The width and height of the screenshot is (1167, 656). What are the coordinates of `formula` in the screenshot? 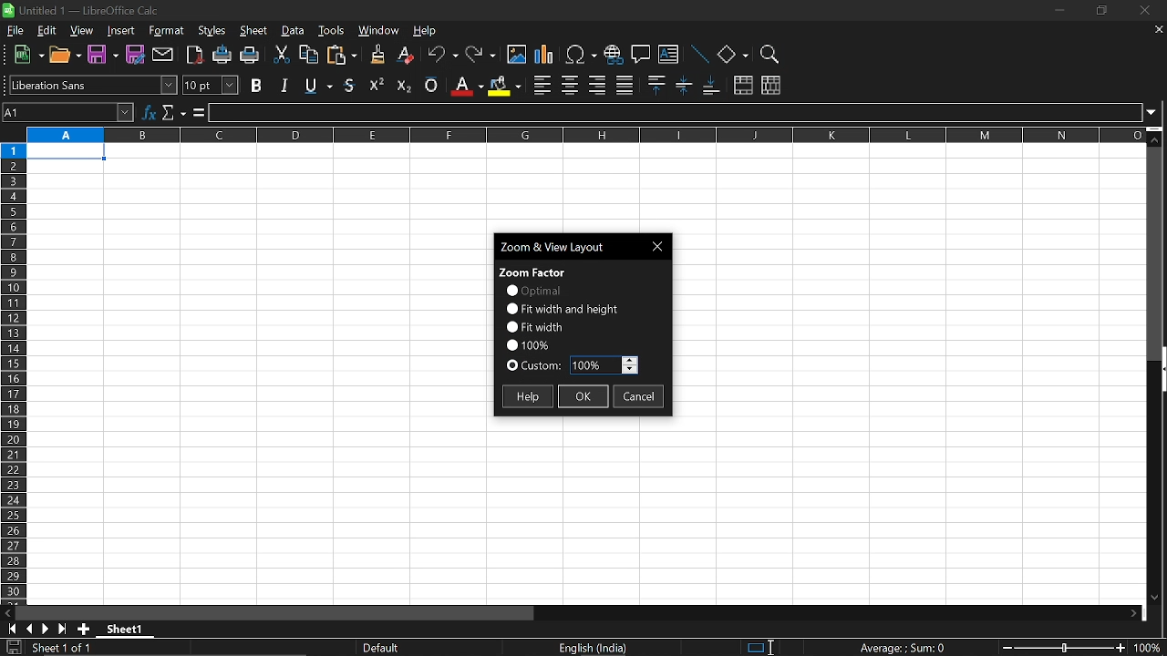 It's located at (197, 113).